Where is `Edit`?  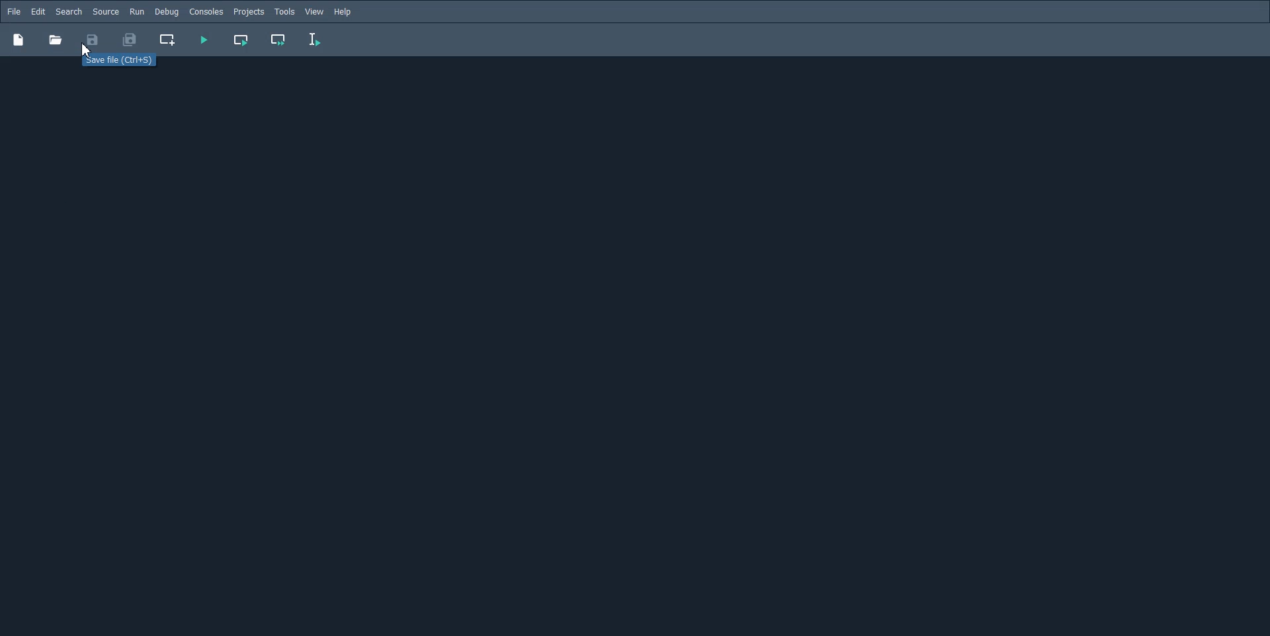
Edit is located at coordinates (38, 12).